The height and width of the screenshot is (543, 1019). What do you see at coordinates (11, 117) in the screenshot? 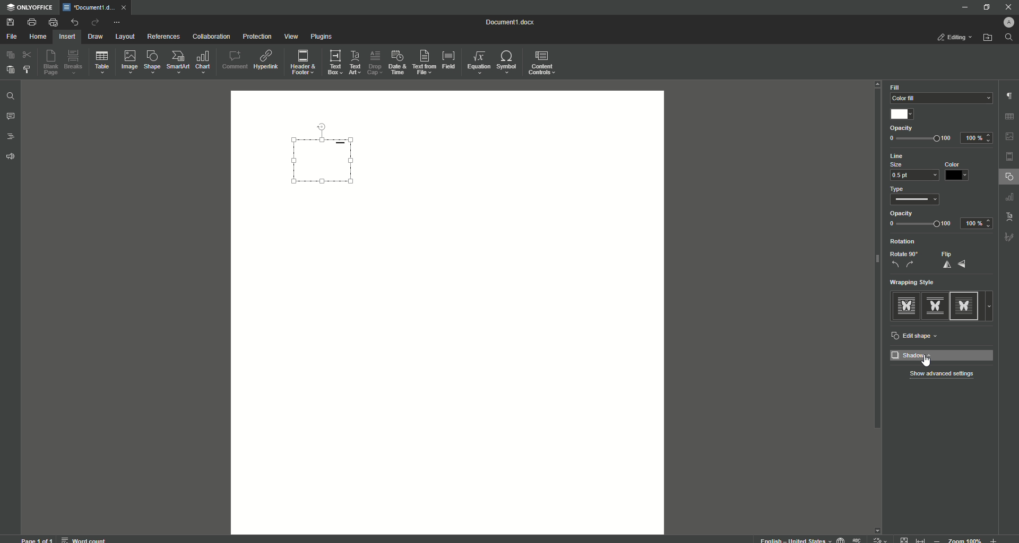
I see `Comments` at bounding box center [11, 117].